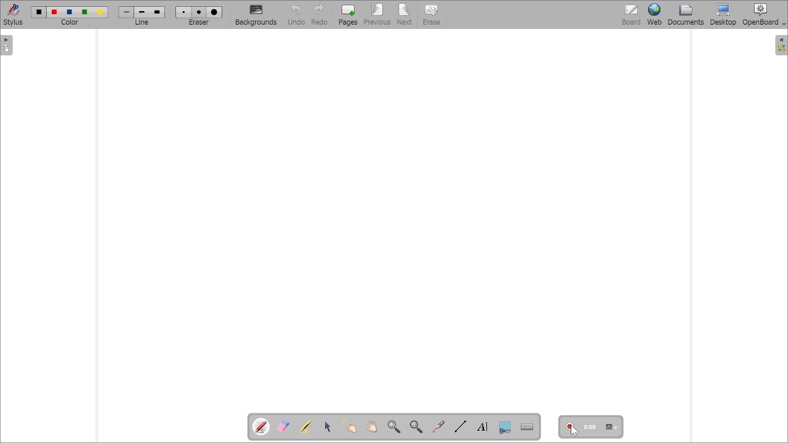 The height and width of the screenshot is (443, 788). Describe the element at coordinates (592, 428) in the screenshot. I see `0:00` at that location.